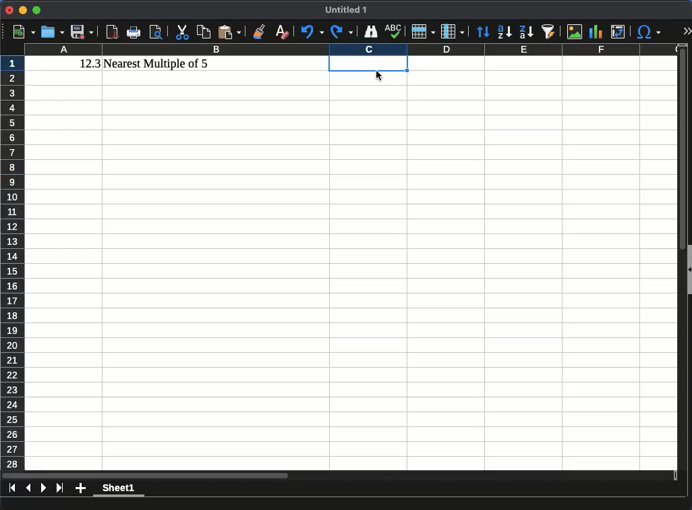 The width and height of the screenshot is (692, 510). I want to click on special character, so click(648, 32).